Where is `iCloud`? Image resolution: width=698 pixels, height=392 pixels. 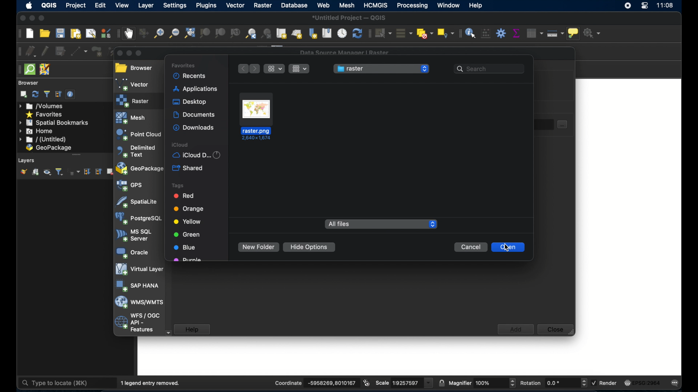 iCloud is located at coordinates (183, 144).